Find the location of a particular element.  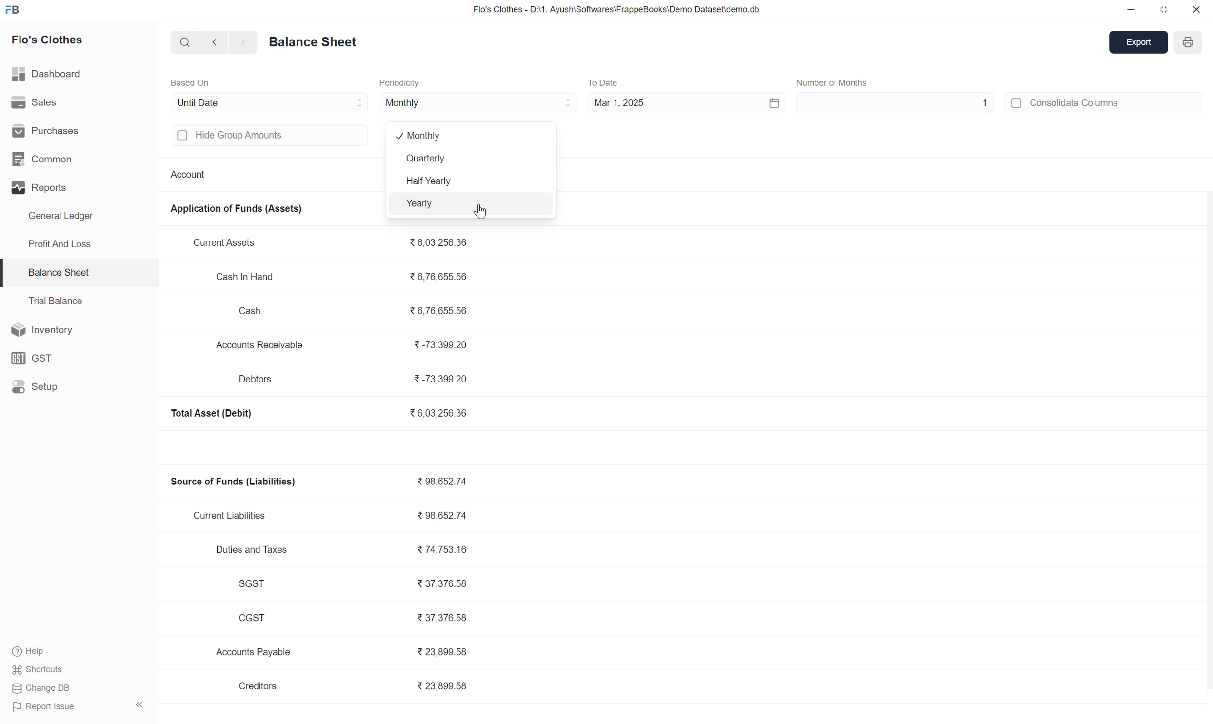

6,76,655.56 is located at coordinates (444, 312).